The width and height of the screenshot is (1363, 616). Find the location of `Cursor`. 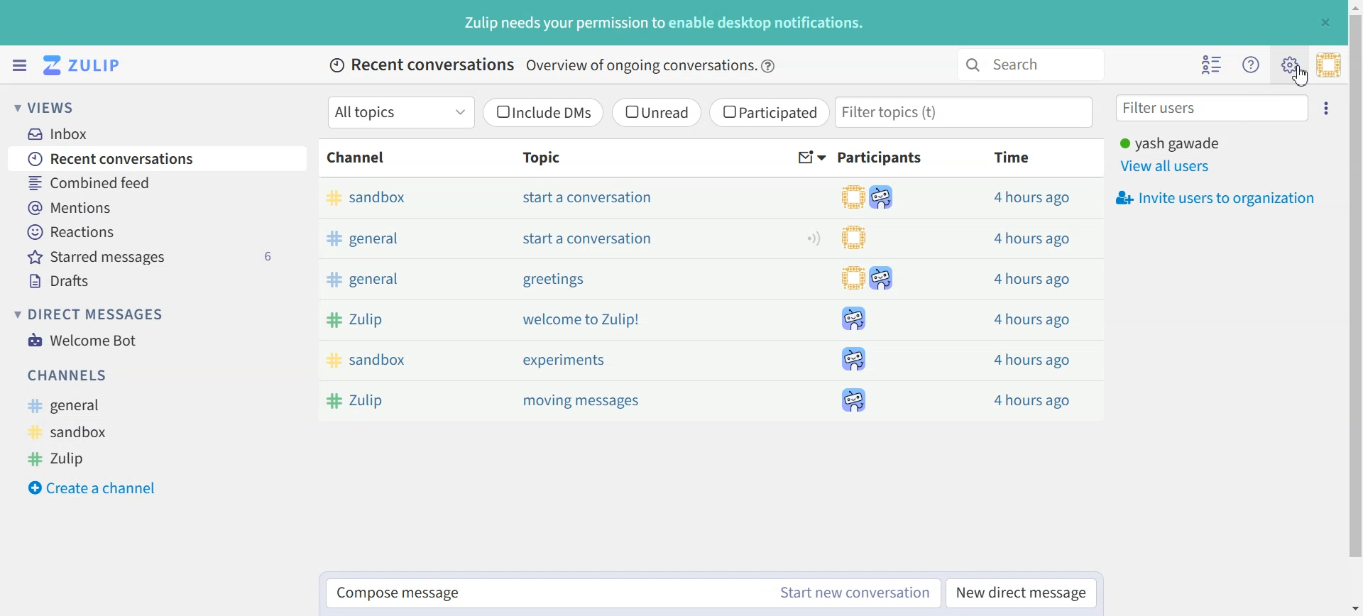

Cursor is located at coordinates (1300, 77).